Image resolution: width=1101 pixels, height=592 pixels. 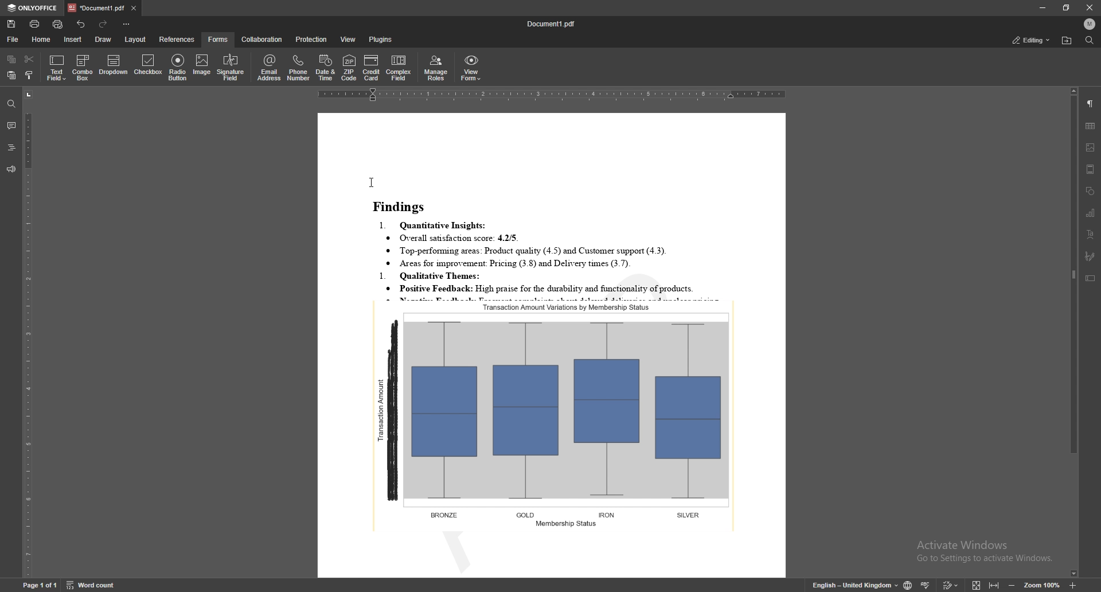 I want to click on radio button, so click(x=177, y=68).